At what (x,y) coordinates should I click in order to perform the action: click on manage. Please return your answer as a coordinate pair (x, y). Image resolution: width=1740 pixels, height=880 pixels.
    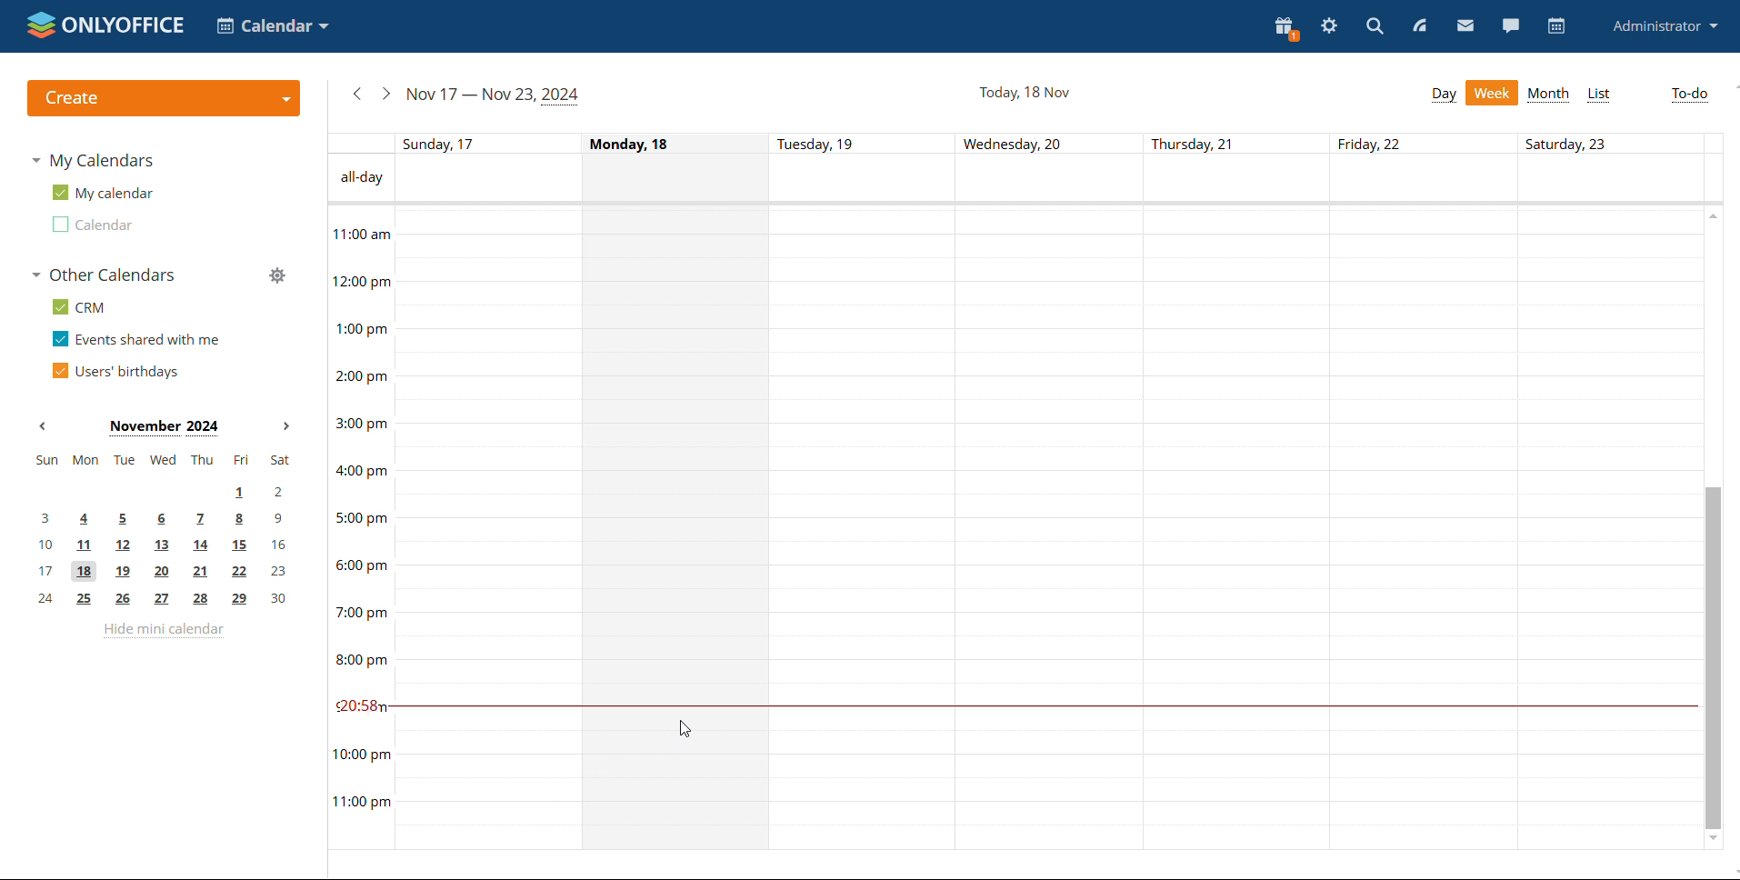
    Looking at the image, I should click on (277, 274).